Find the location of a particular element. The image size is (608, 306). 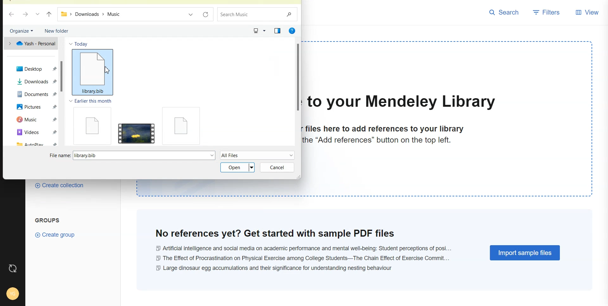

Change your view is located at coordinates (260, 30).